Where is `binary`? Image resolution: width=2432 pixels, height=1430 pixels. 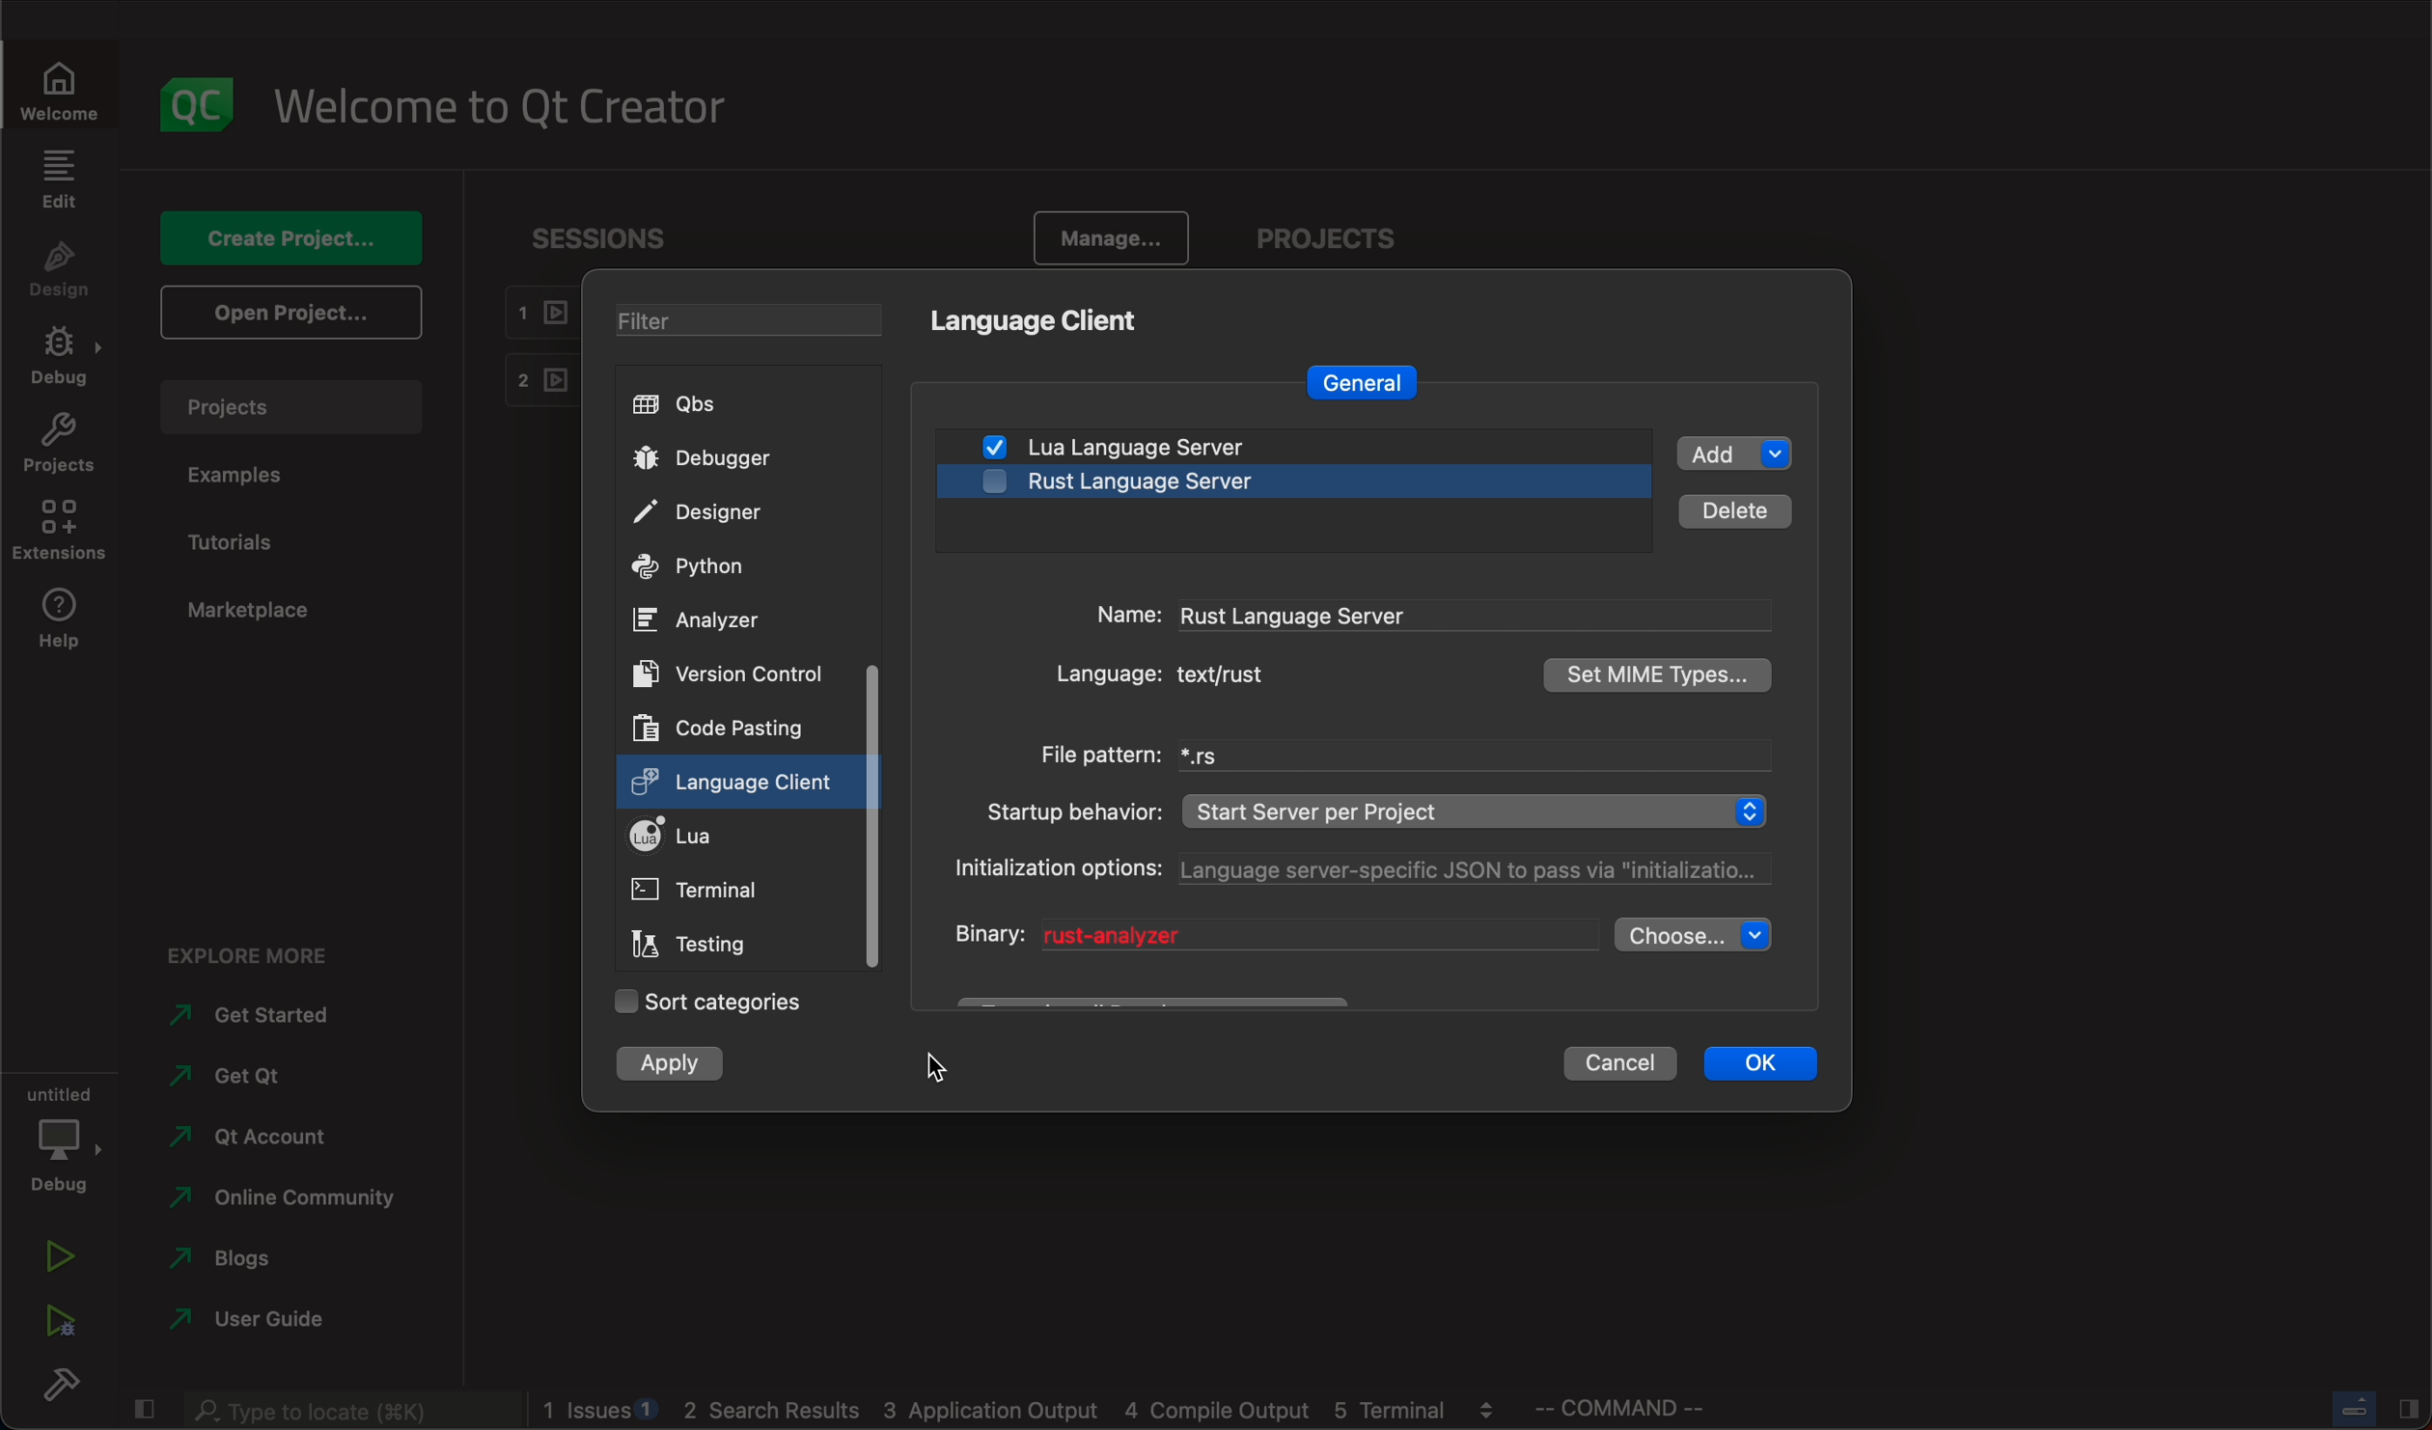 binary is located at coordinates (1265, 935).